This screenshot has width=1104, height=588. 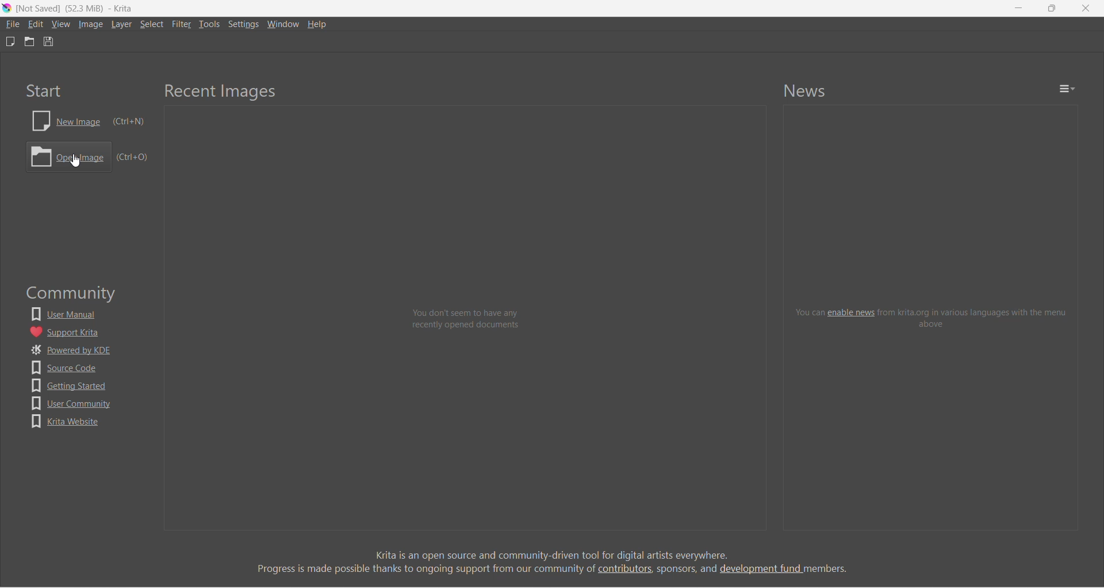 What do you see at coordinates (806, 90) in the screenshot?
I see `news` at bounding box center [806, 90].